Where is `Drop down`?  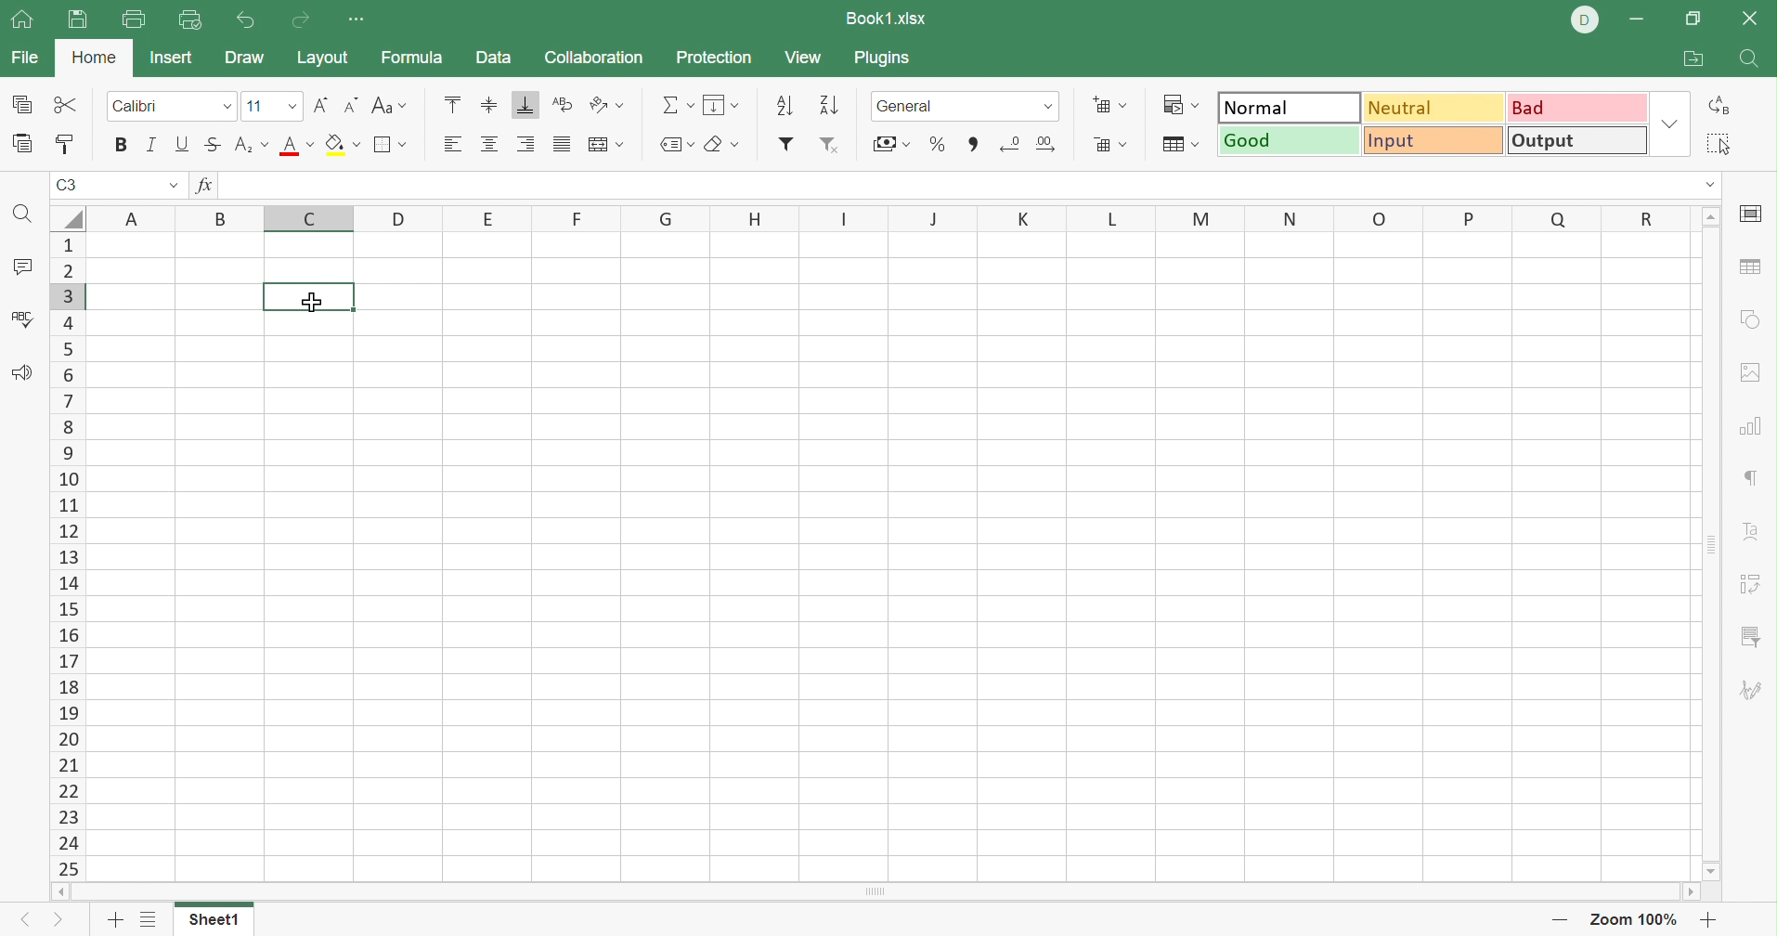
Drop down is located at coordinates (173, 186).